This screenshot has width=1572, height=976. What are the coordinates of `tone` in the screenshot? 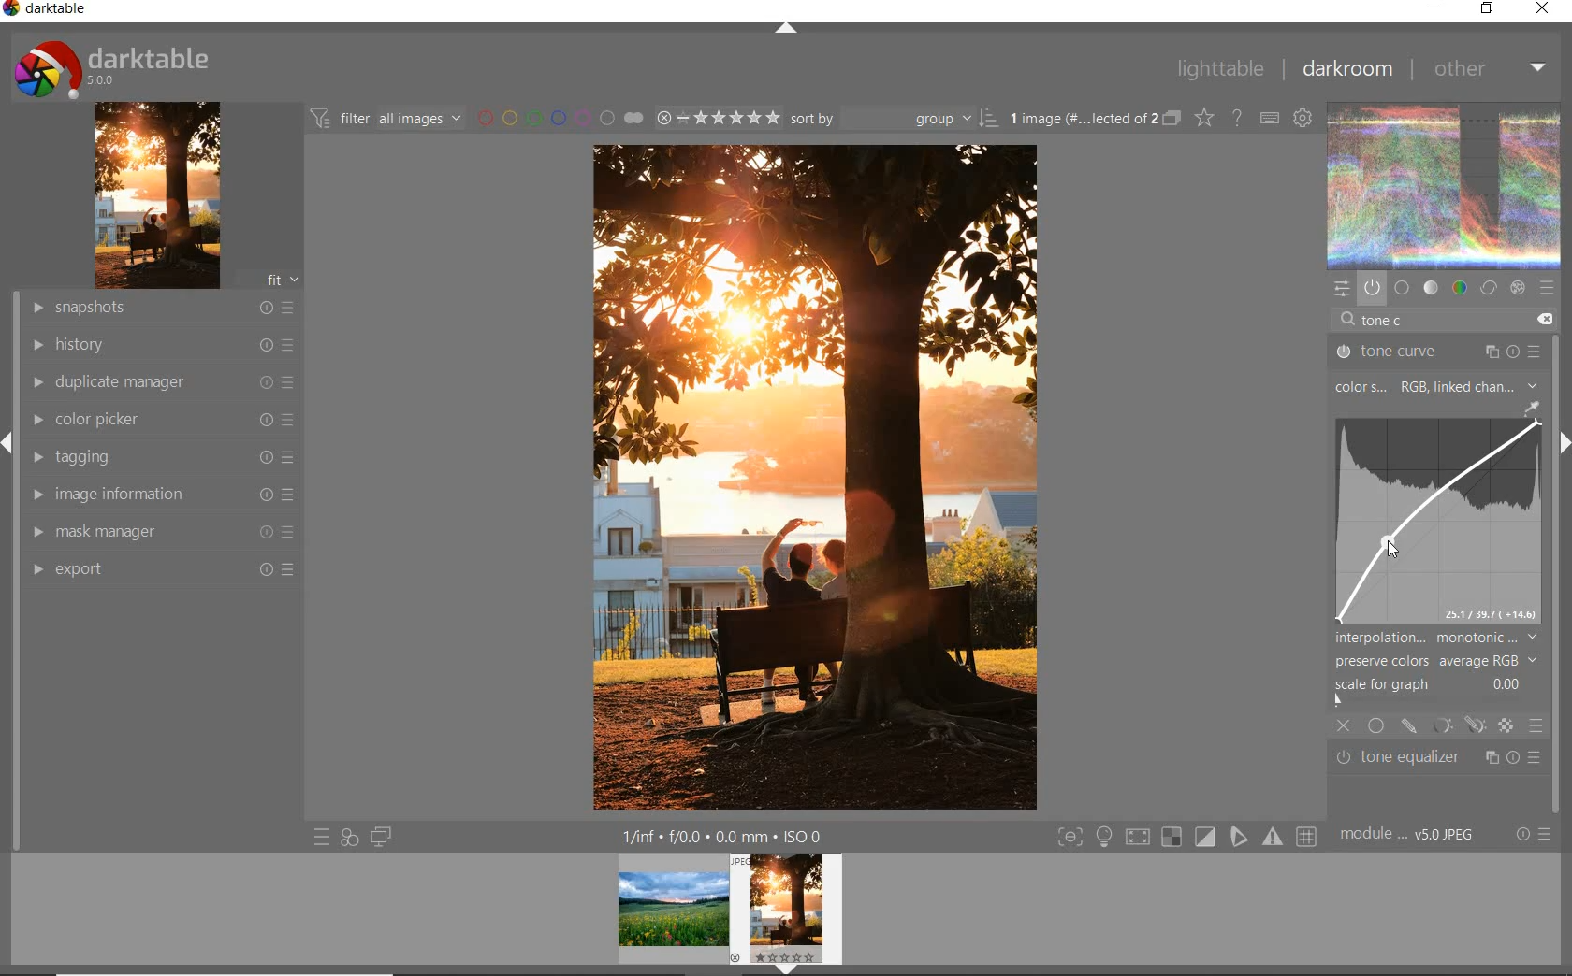 It's located at (1432, 286).